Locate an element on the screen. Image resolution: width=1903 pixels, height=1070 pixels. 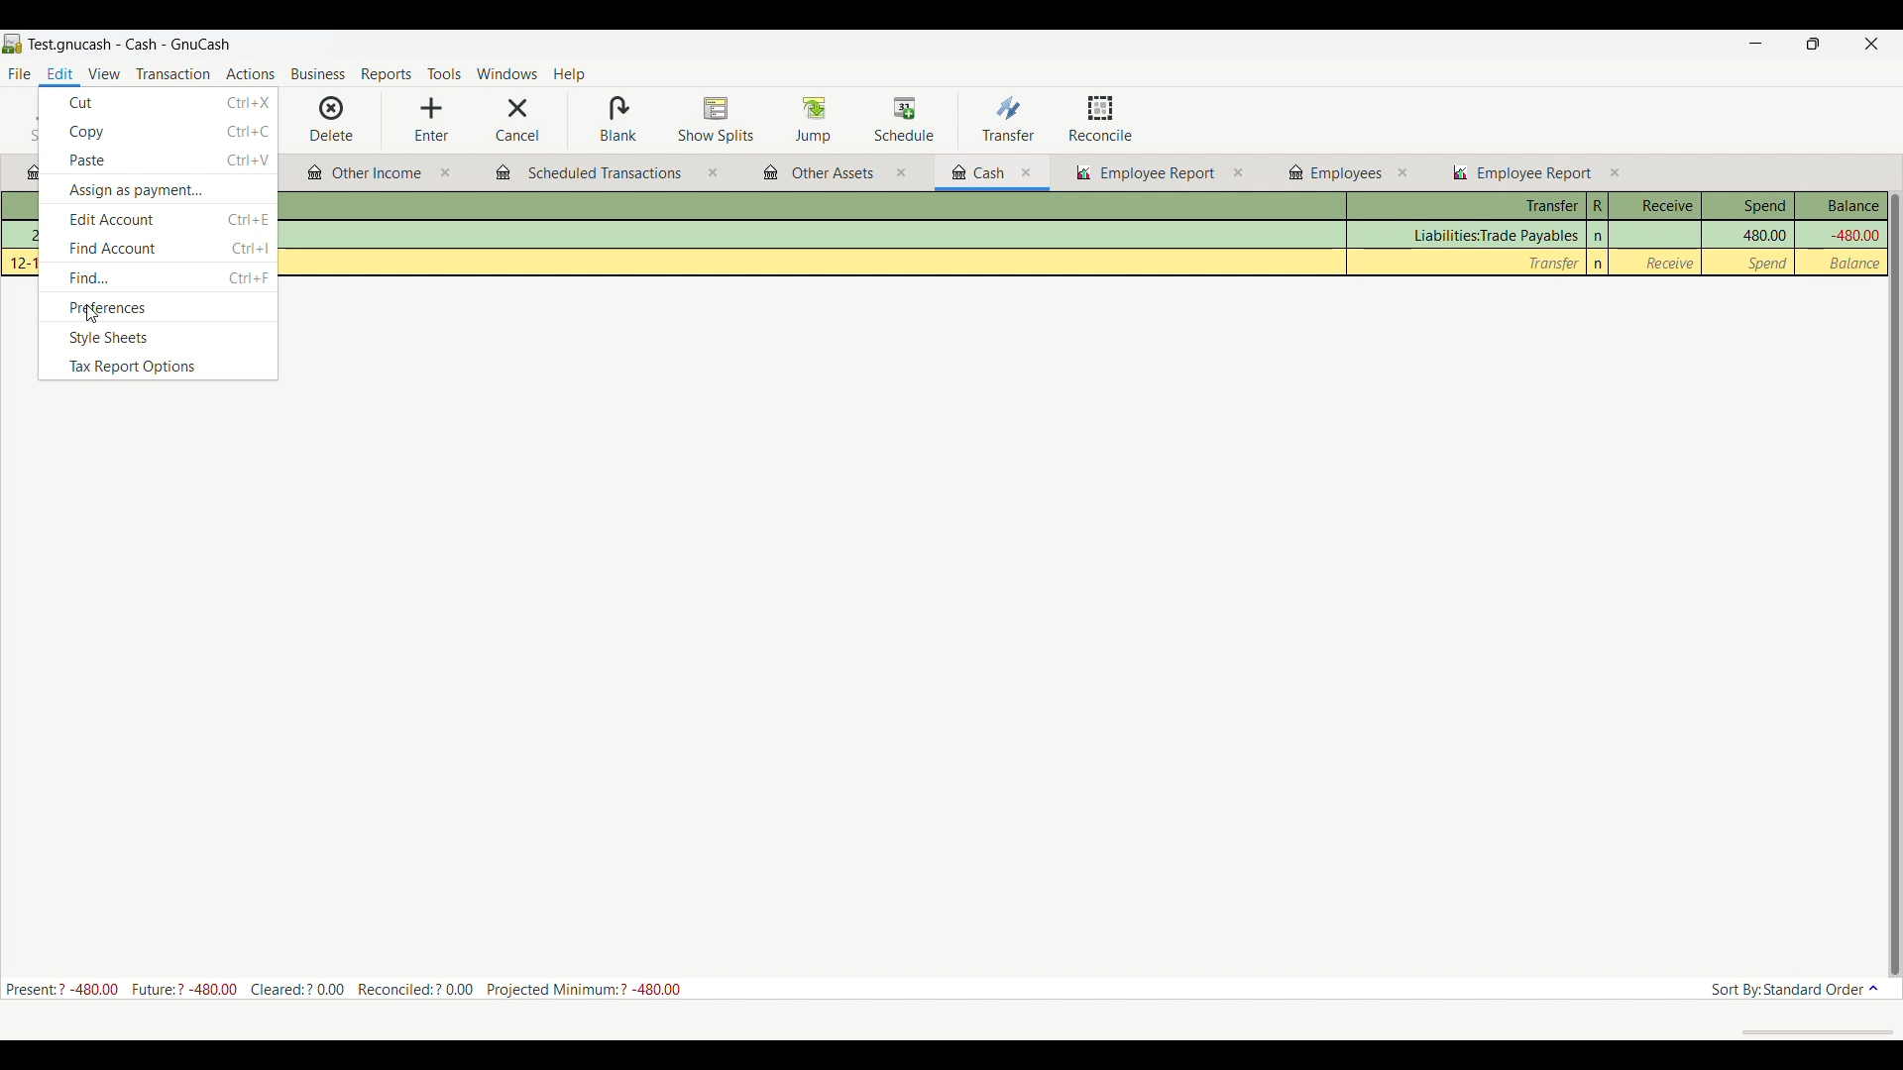
Spend column is located at coordinates (1763, 234).